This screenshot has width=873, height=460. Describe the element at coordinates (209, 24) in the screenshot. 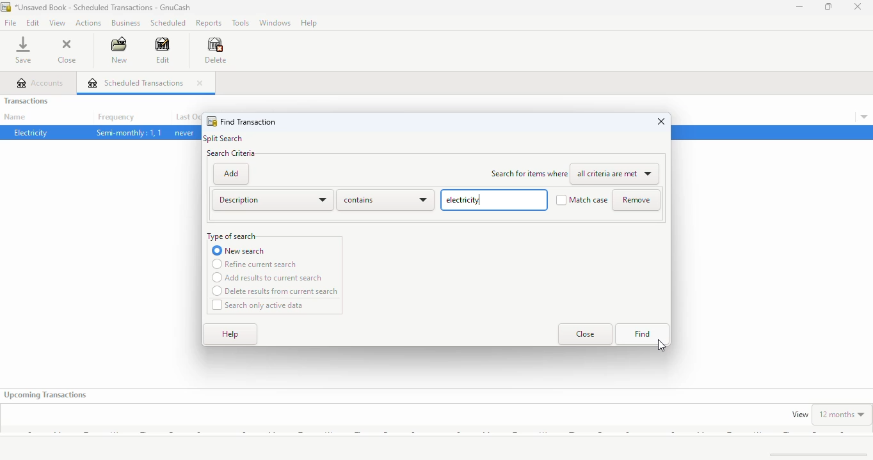

I see `reports` at that location.